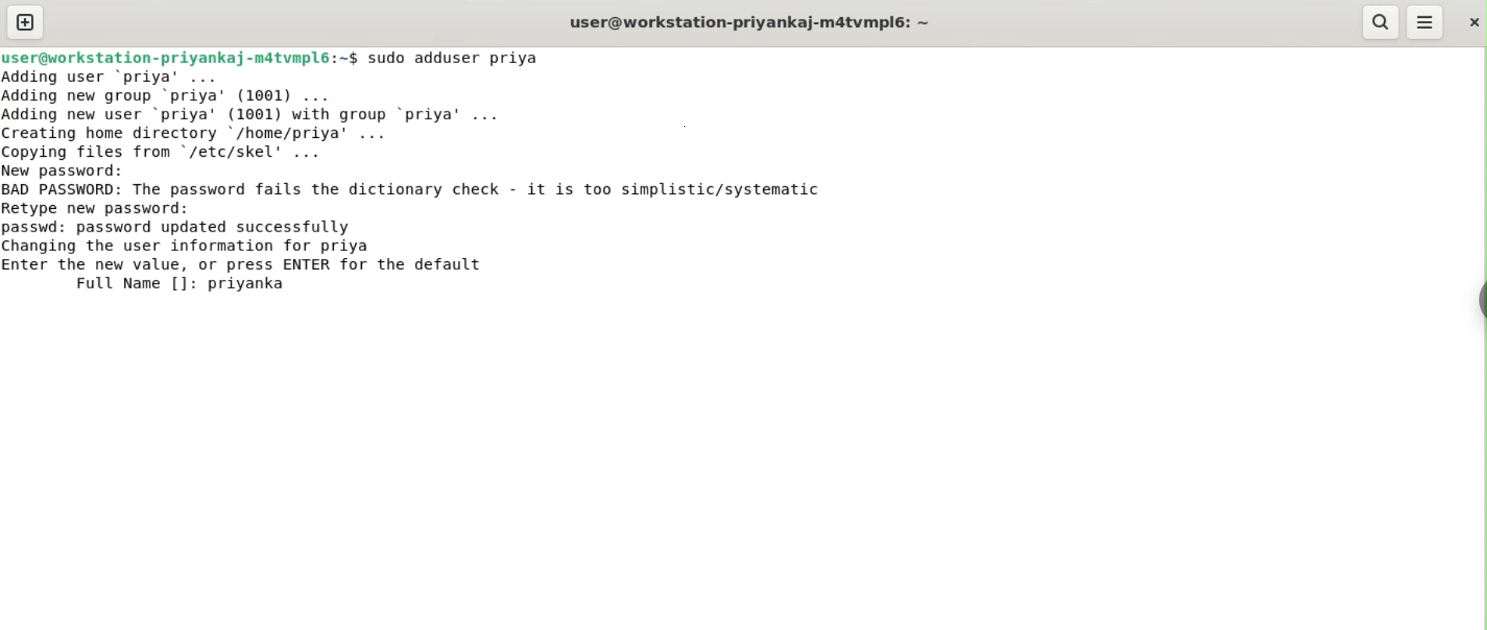 The height and width of the screenshot is (630, 1487). What do you see at coordinates (75, 170) in the screenshot?
I see `new password` at bounding box center [75, 170].